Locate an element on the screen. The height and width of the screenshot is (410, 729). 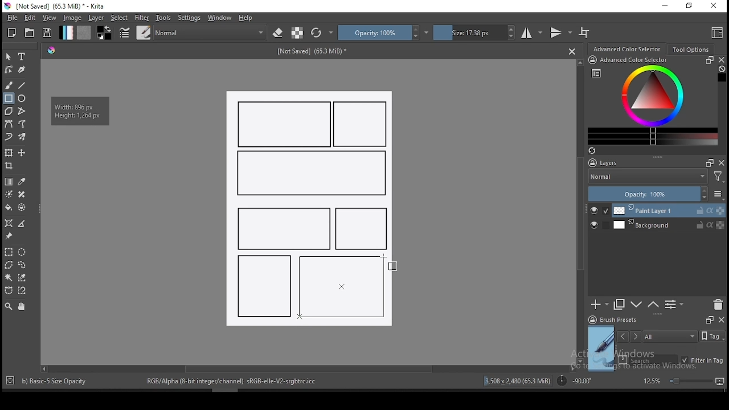
assistant tool is located at coordinates (9, 223).